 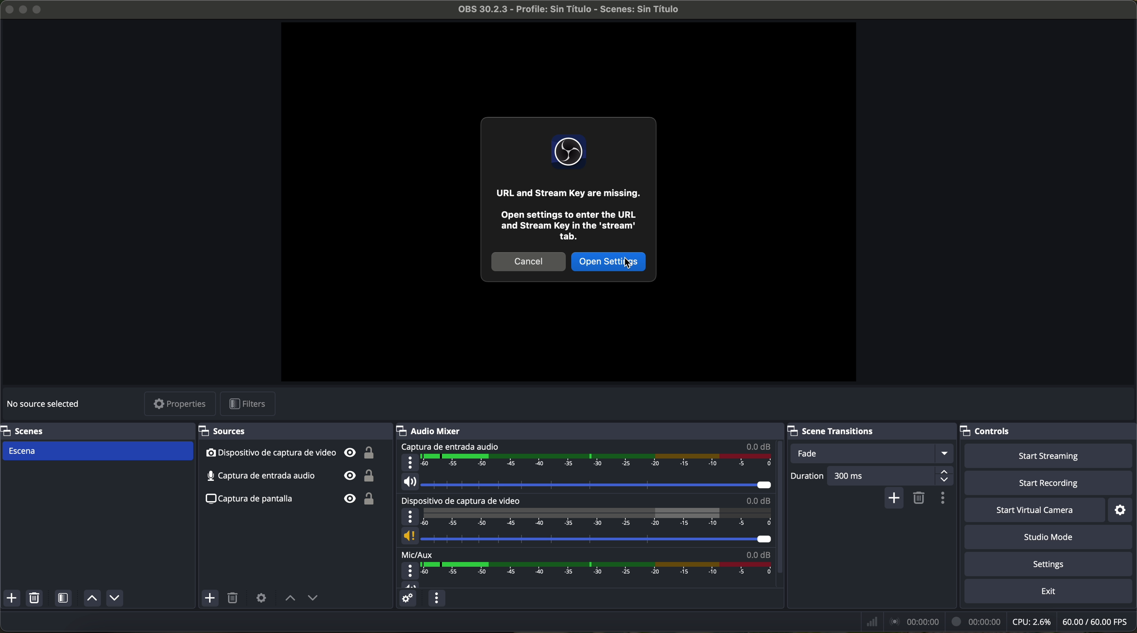 I want to click on add scene, so click(x=12, y=599).